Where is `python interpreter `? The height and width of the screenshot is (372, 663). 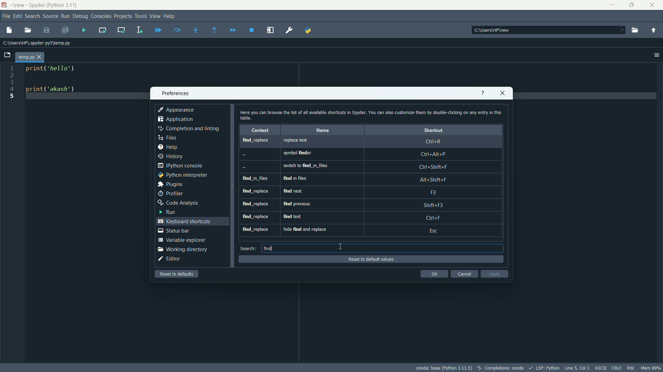
python interpreter  is located at coordinates (182, 175).